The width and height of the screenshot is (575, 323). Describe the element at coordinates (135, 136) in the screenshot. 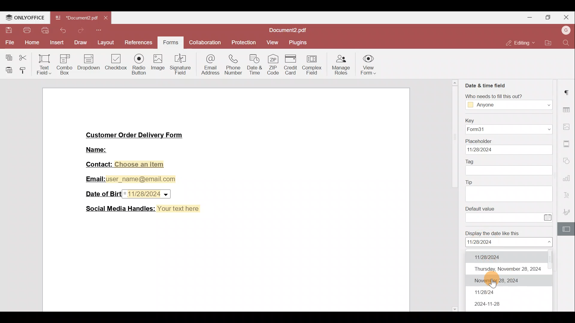

I see `Customer Order Delivery Form|` at that location.